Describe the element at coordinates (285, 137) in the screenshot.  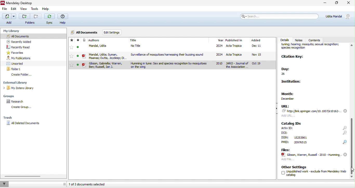
I see `text` at that location.